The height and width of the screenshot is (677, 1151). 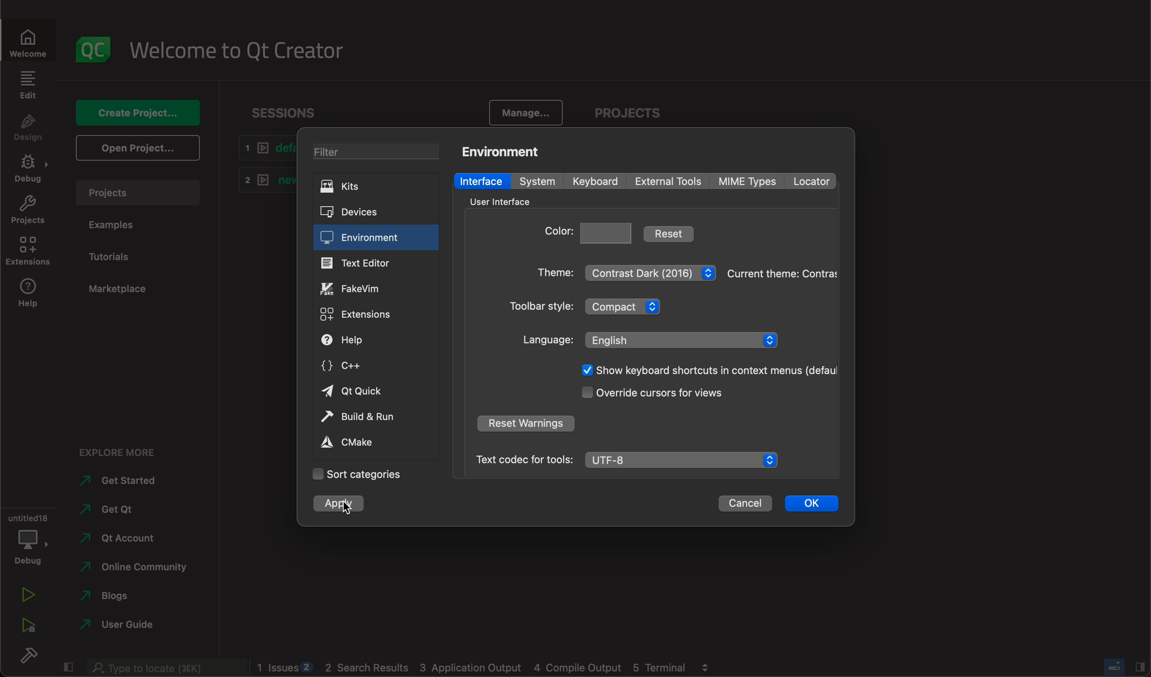 What do you see at coordinates (236, 48) in the screenshot?
I see `welcome` at bounding box center [236, 48].